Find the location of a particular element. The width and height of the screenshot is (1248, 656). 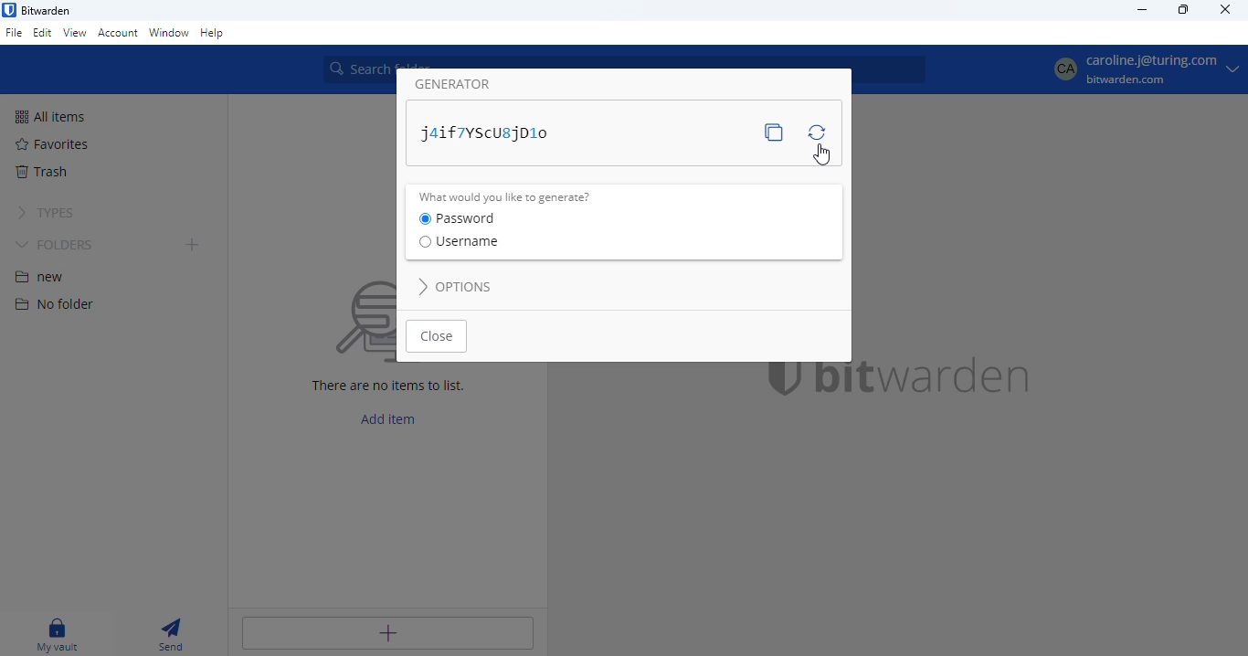

what would you like to generate? is located at coordinates (504, 197).